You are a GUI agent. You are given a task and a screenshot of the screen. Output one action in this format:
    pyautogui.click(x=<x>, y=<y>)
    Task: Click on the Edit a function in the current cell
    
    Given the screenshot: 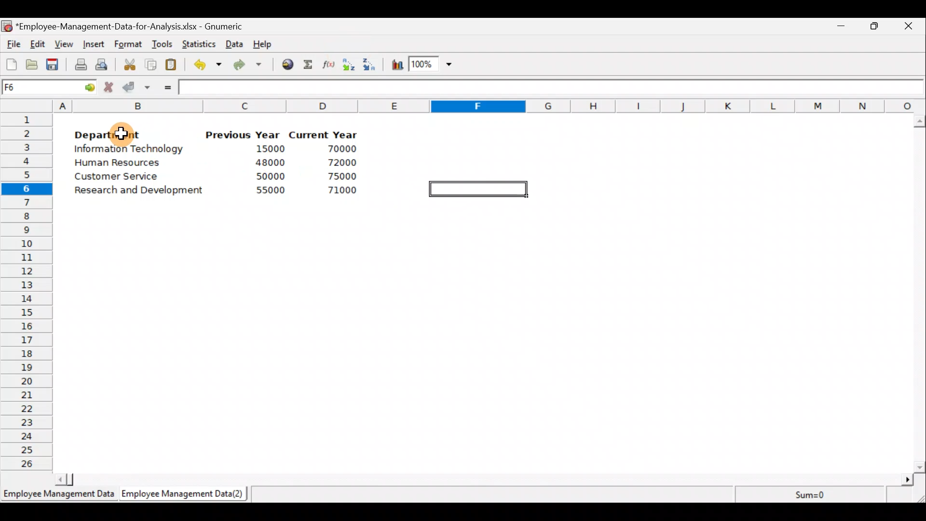 What is the action you would take?
    pyautogui.click(x=328, y=64)
    